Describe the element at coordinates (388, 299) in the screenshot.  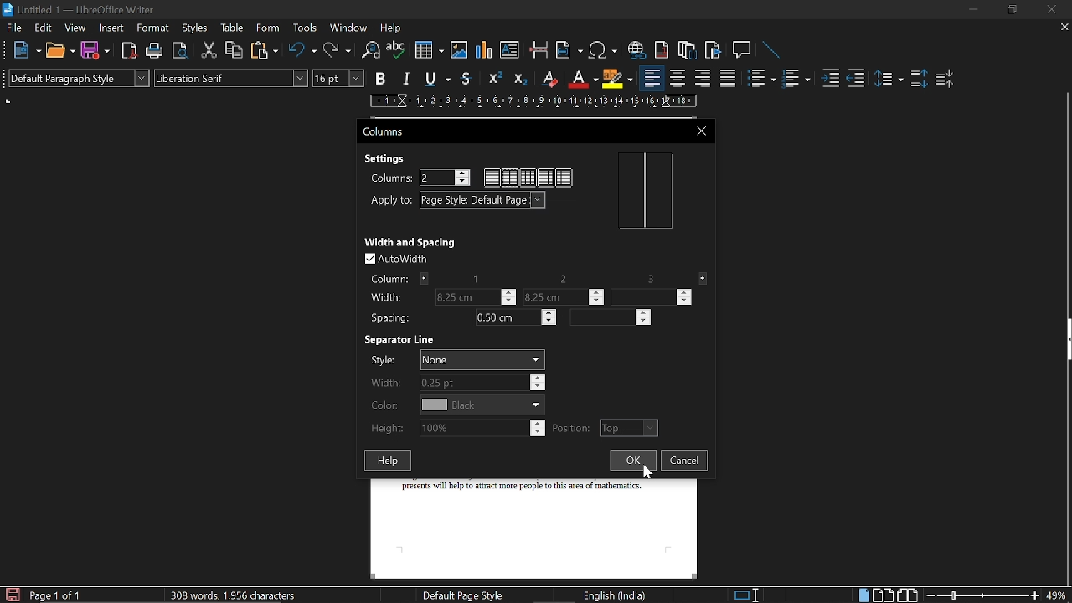
I see `Width` at that location.